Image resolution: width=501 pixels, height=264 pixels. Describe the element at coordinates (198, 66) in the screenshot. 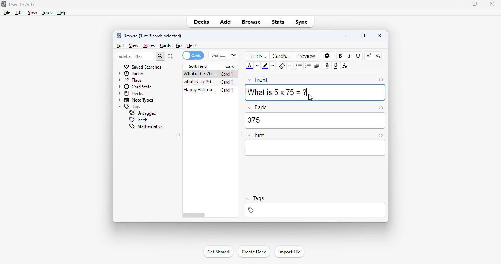

I see `sort field` at that location.